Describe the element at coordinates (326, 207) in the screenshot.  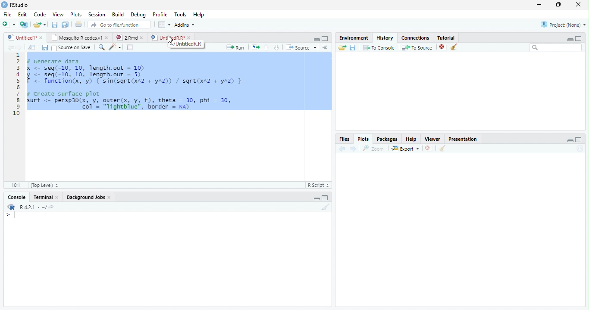
I see `Clear console` at that location.